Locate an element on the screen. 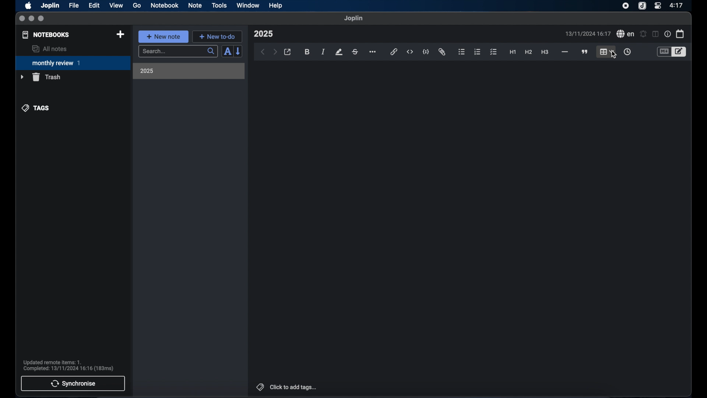 The height and width of the screenshot is (398, 707). more options is located at coordinates (373, 52).